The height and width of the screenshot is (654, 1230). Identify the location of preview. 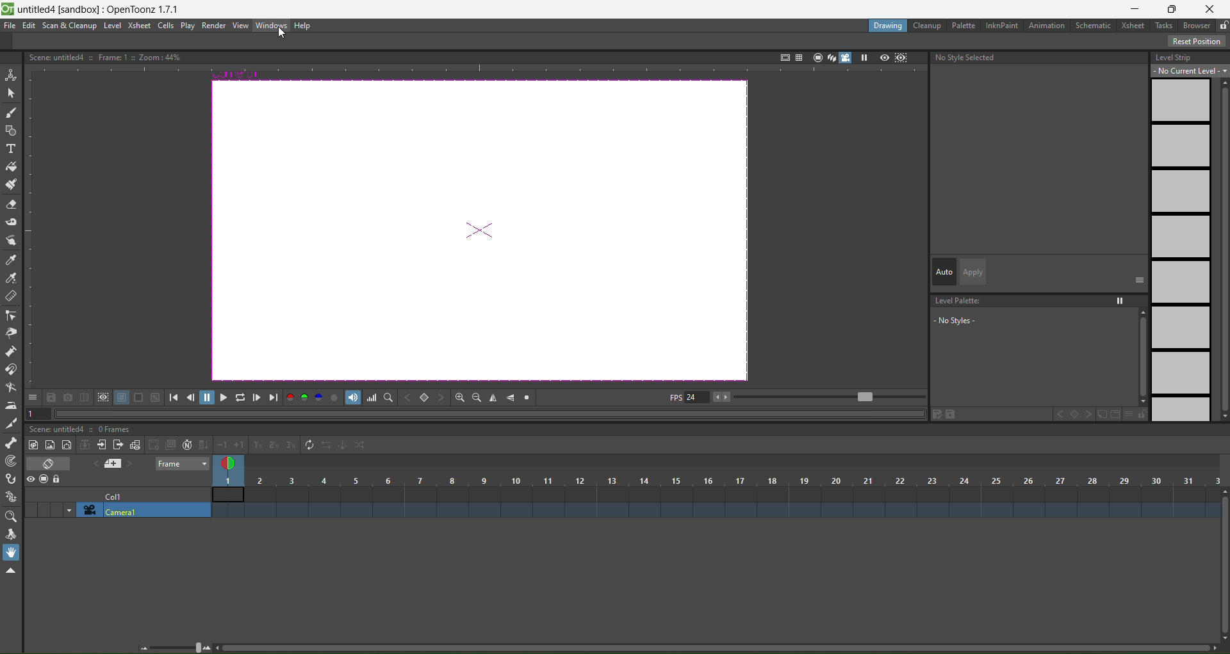
(884, 57).